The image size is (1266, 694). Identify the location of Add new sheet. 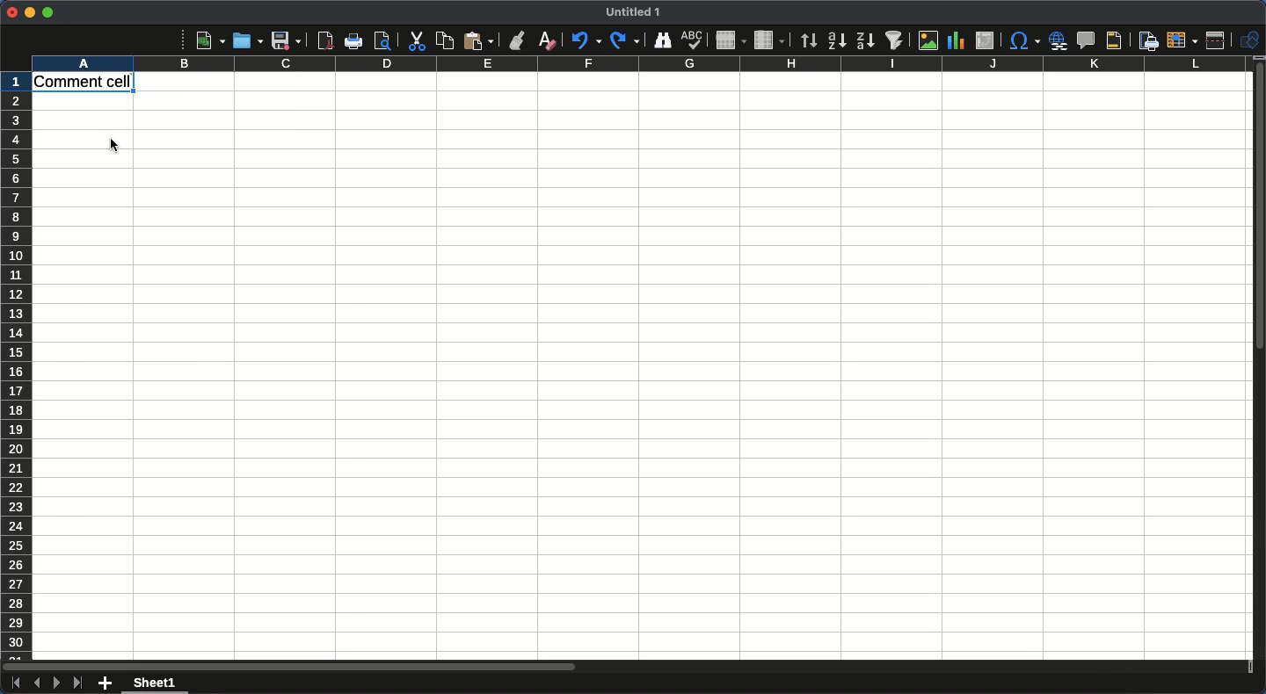
(104, 683).